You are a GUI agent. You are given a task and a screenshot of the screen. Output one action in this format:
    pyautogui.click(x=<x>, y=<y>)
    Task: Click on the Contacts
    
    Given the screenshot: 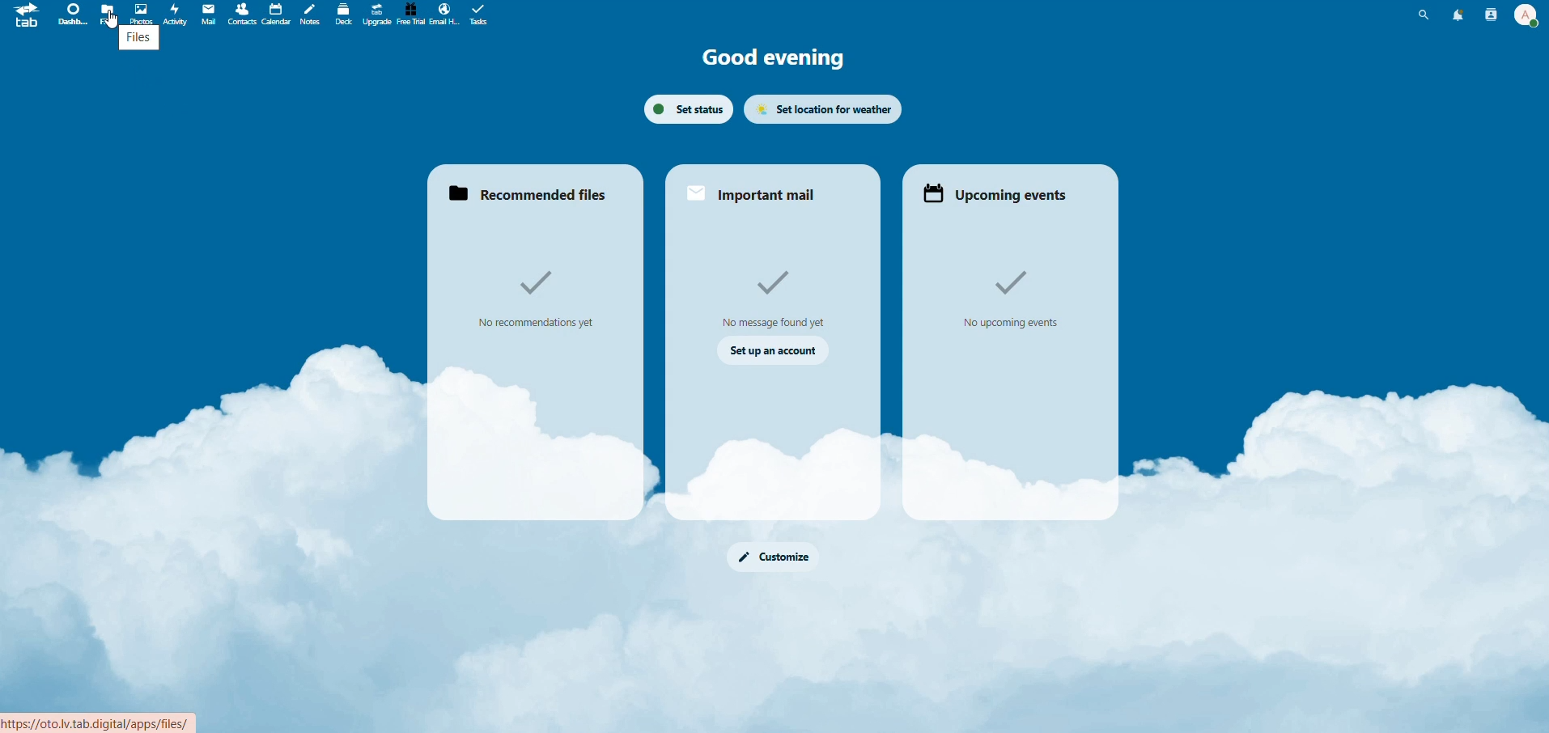 What is the action you would take?
    pyautogui.click(x=240, y=14)
    